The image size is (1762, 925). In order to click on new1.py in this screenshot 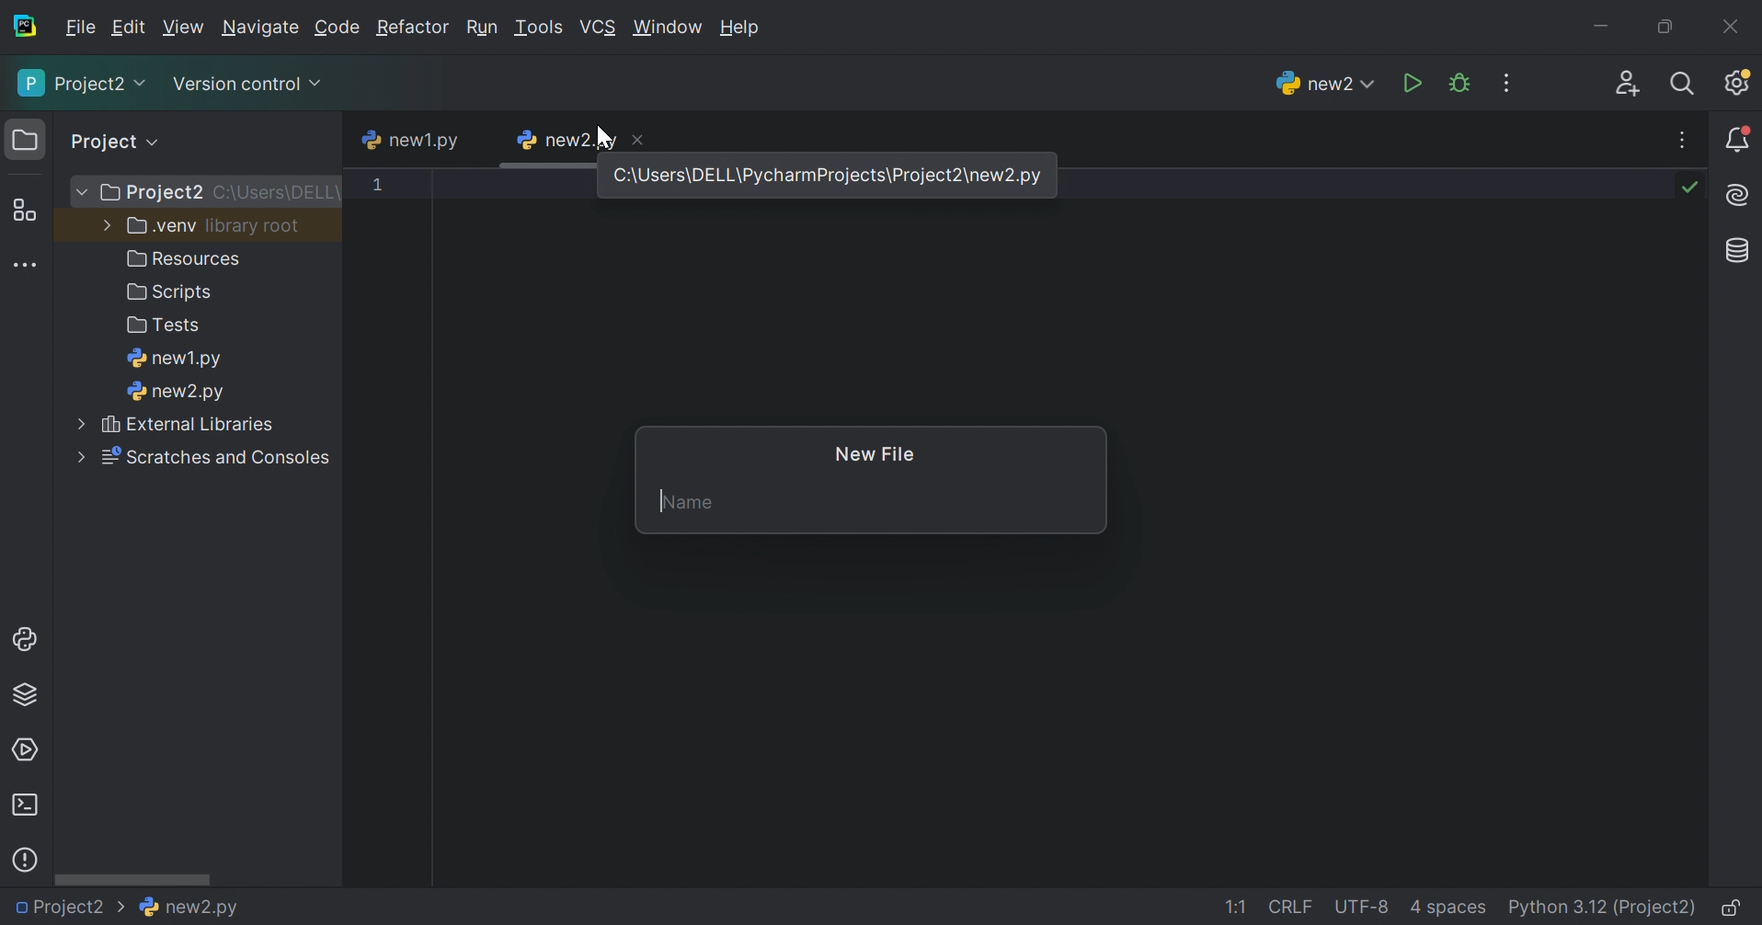, I will do `click(410, 142)`.